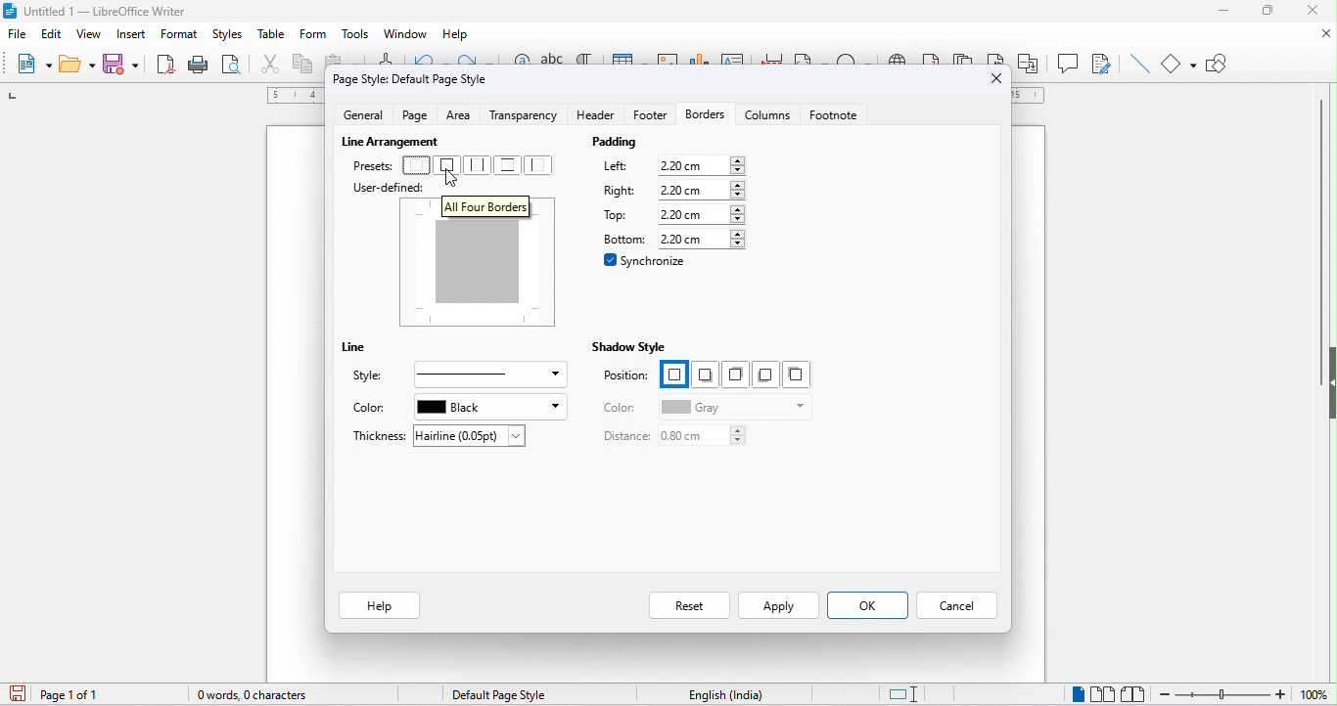 This screenshot has width=1337, height=706. I want to click on standard selection, so click(904, 691).